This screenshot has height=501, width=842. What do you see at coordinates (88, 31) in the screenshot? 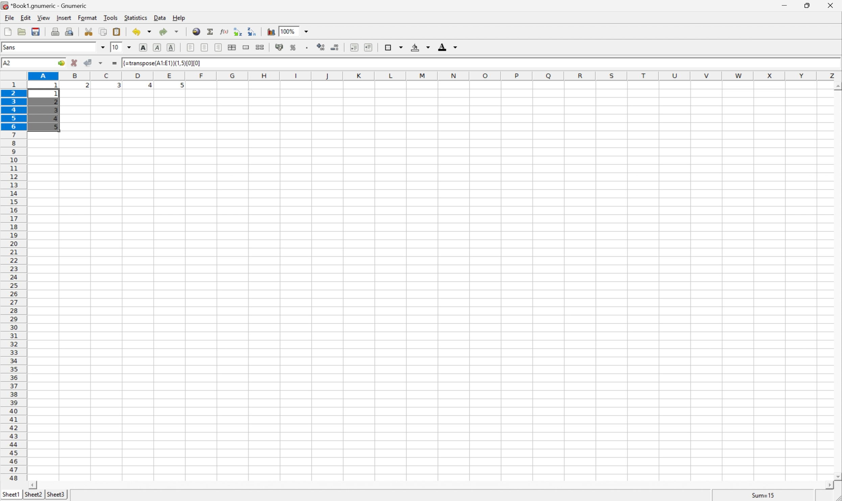
I see `cut` at bounding box center [88, 31].